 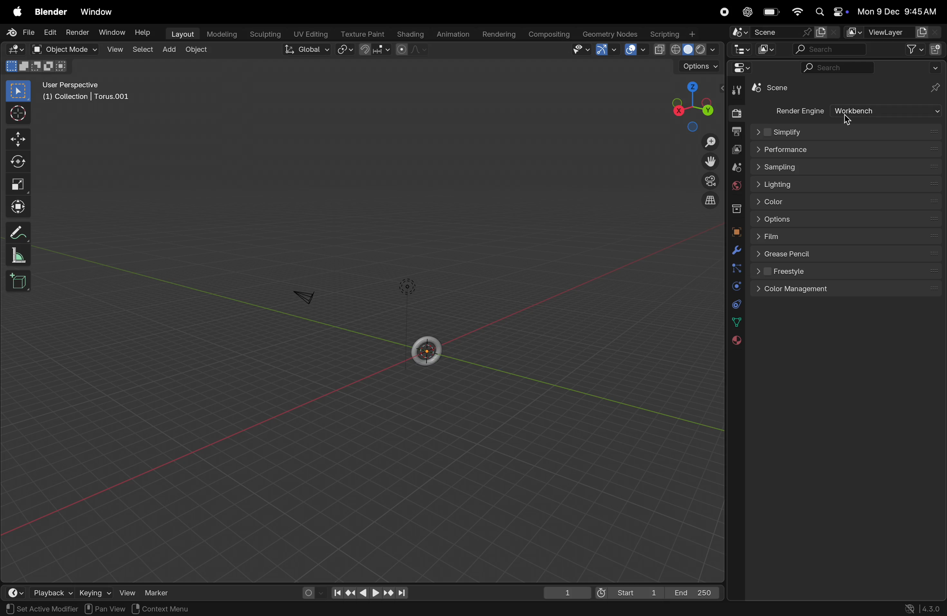 I want to click on scale, so click(x=19, y=256).